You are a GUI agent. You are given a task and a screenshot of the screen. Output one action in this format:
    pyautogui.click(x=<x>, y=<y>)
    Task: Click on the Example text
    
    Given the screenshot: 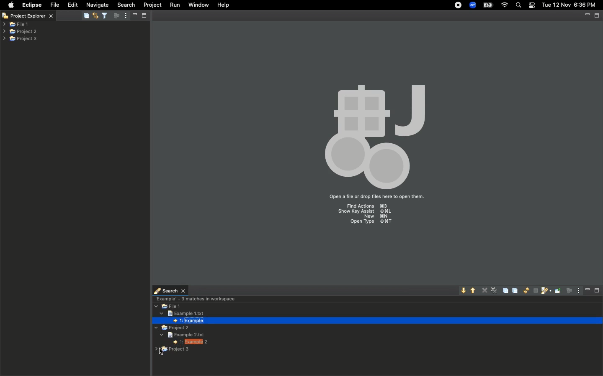 What is the action you would take?
    pyautogui.click(x=183, y=335)
    